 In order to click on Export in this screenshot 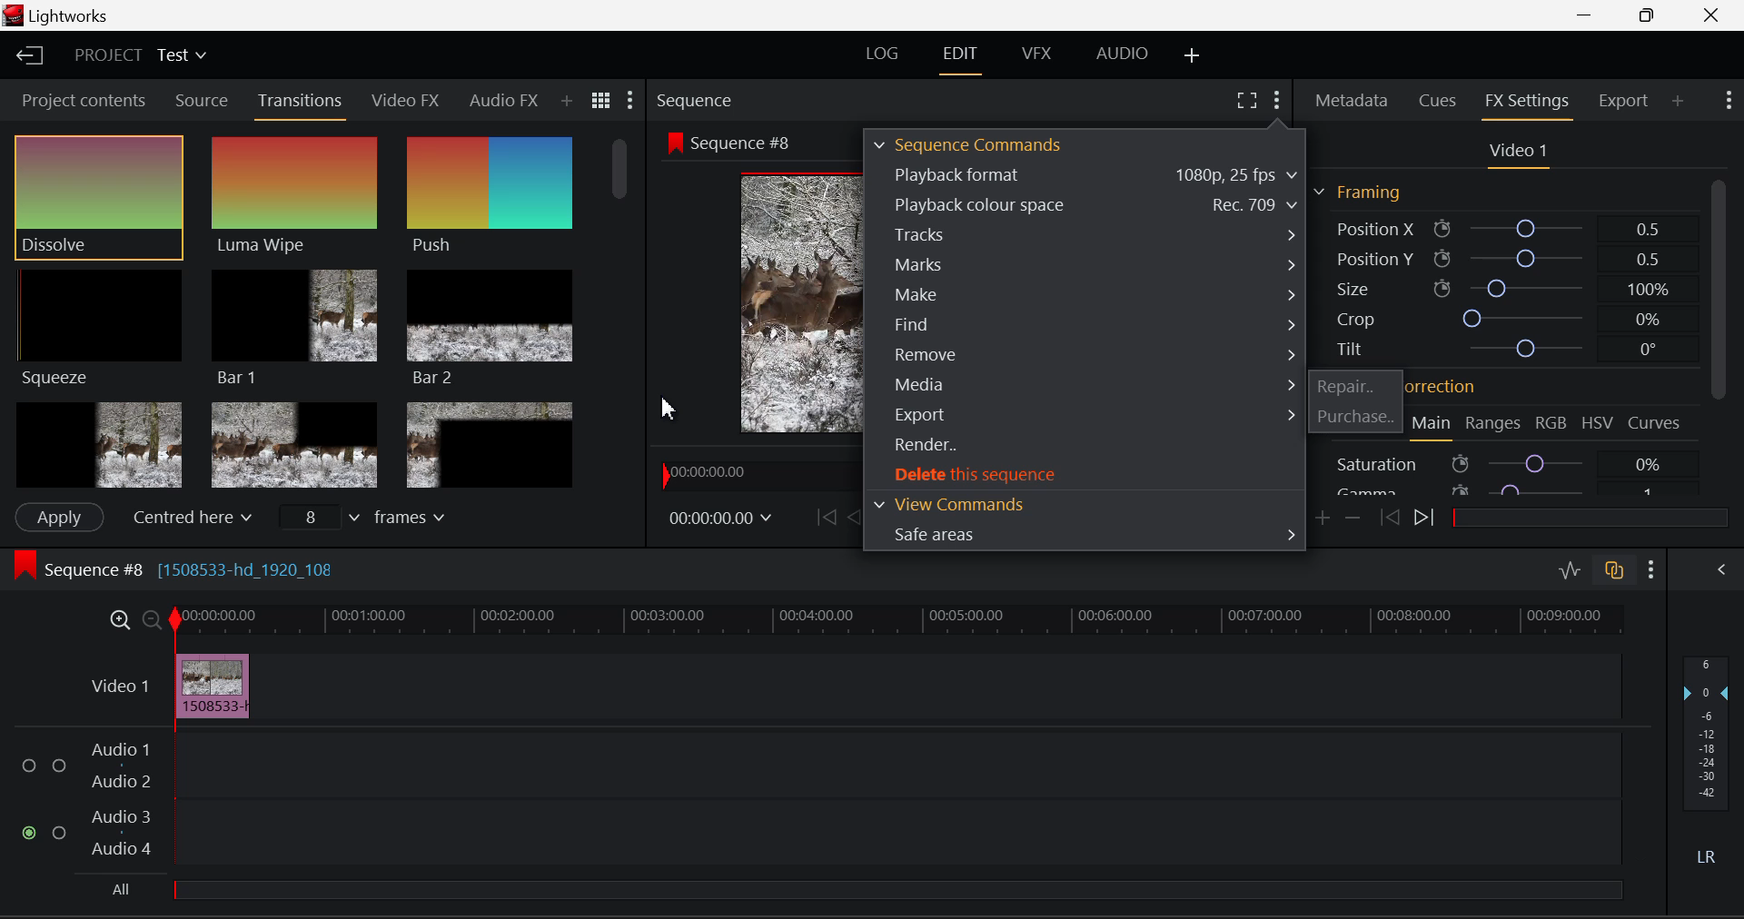, I will do `click(1620, 101)`.